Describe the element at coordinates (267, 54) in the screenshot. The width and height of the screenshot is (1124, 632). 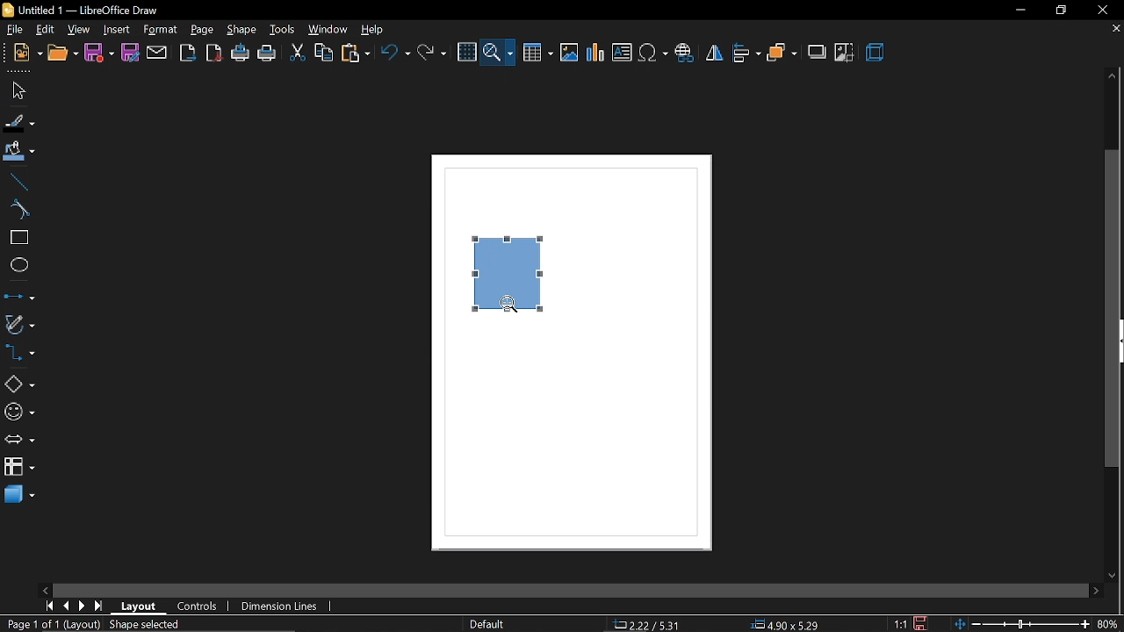
I see `print` at that location.